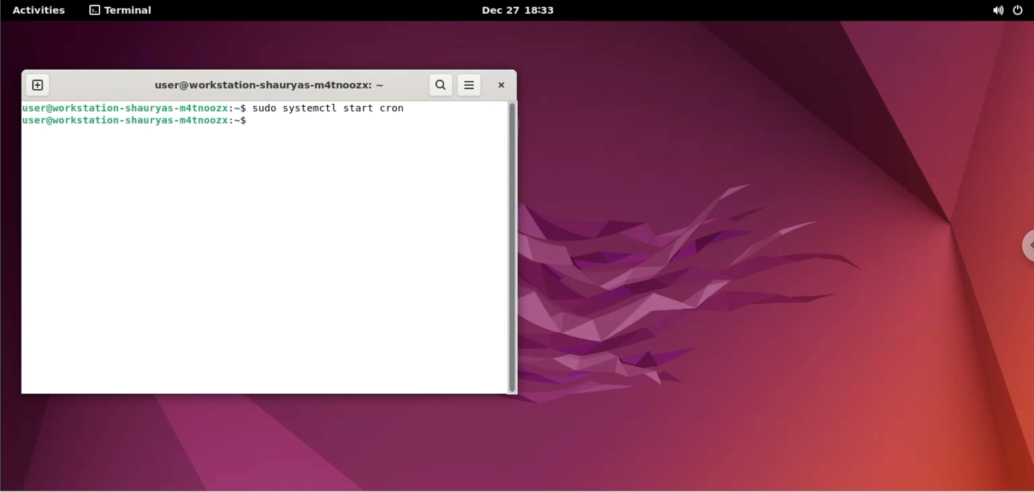 Image resolution: width=1034 pixels, height=492 pixels. I want to click on search, so click(442, 86).